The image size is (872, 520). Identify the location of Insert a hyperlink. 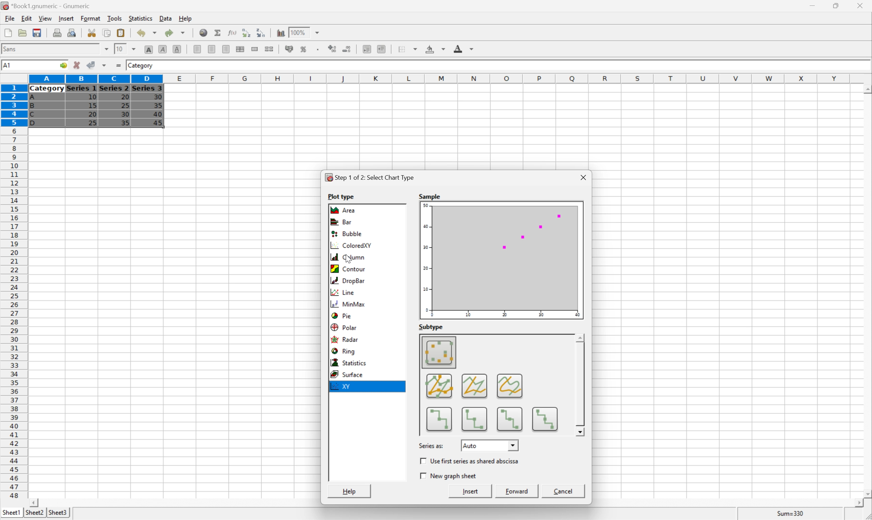
(203, 32).